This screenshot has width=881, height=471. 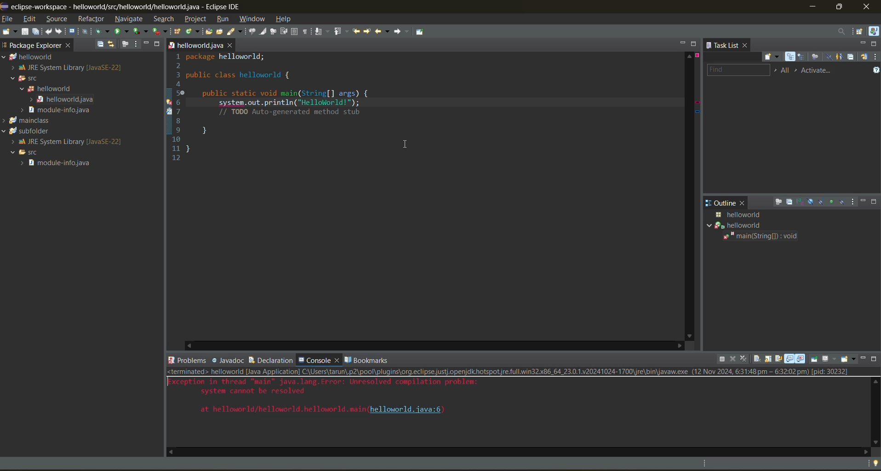 What do you see at coordinates (744, 359) in the screenshot?
I see `remove all terminated launches` at bounding box center [744, 359].